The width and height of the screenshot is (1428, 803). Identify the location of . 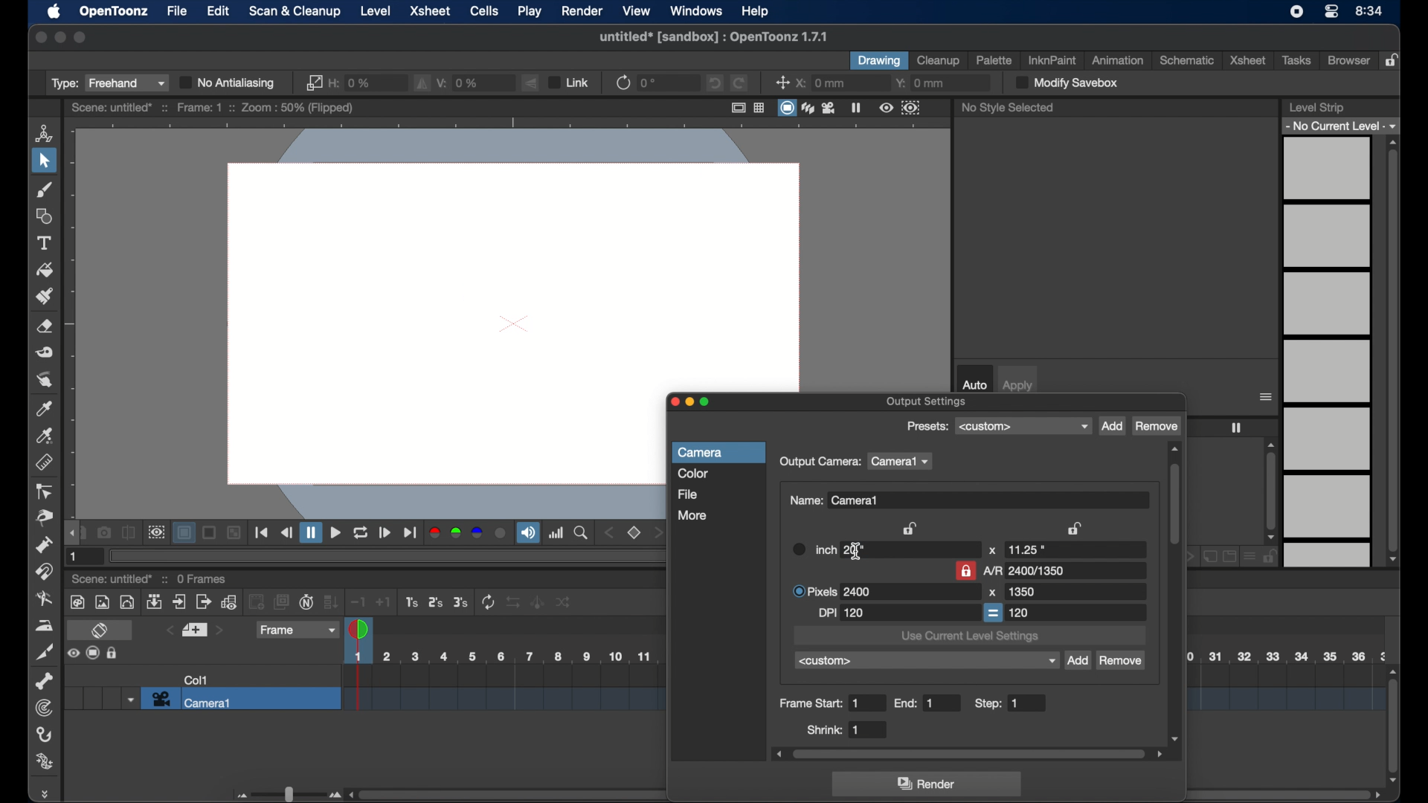
(1273, 556).